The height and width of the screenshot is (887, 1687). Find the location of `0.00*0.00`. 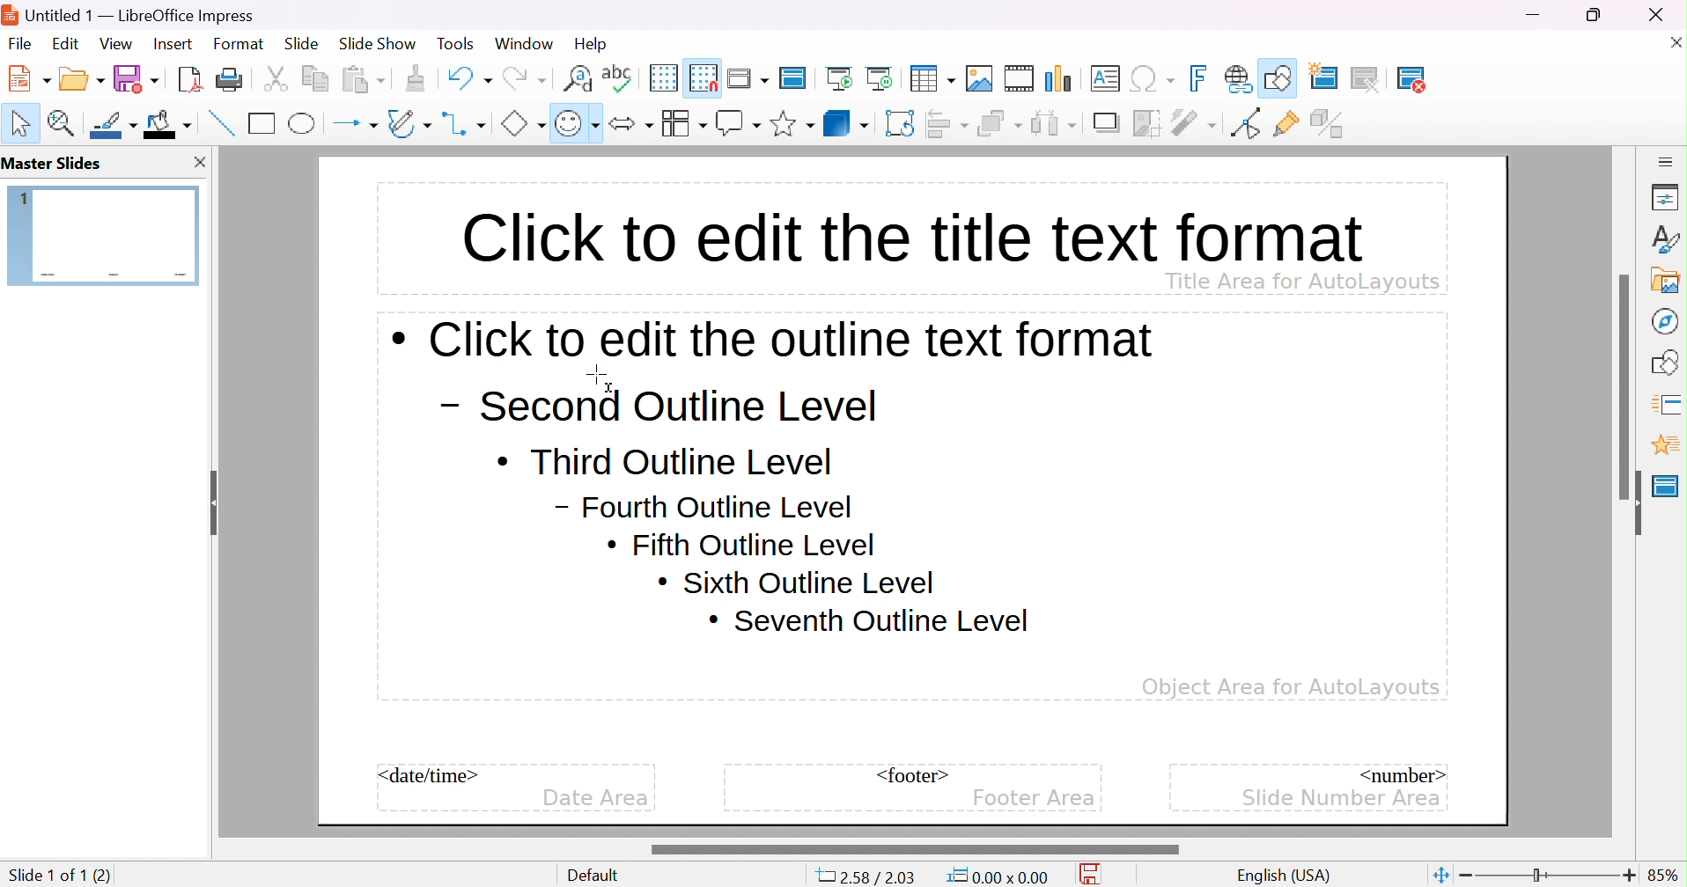

0.00*0.00 is located at coordinates (997, 876).